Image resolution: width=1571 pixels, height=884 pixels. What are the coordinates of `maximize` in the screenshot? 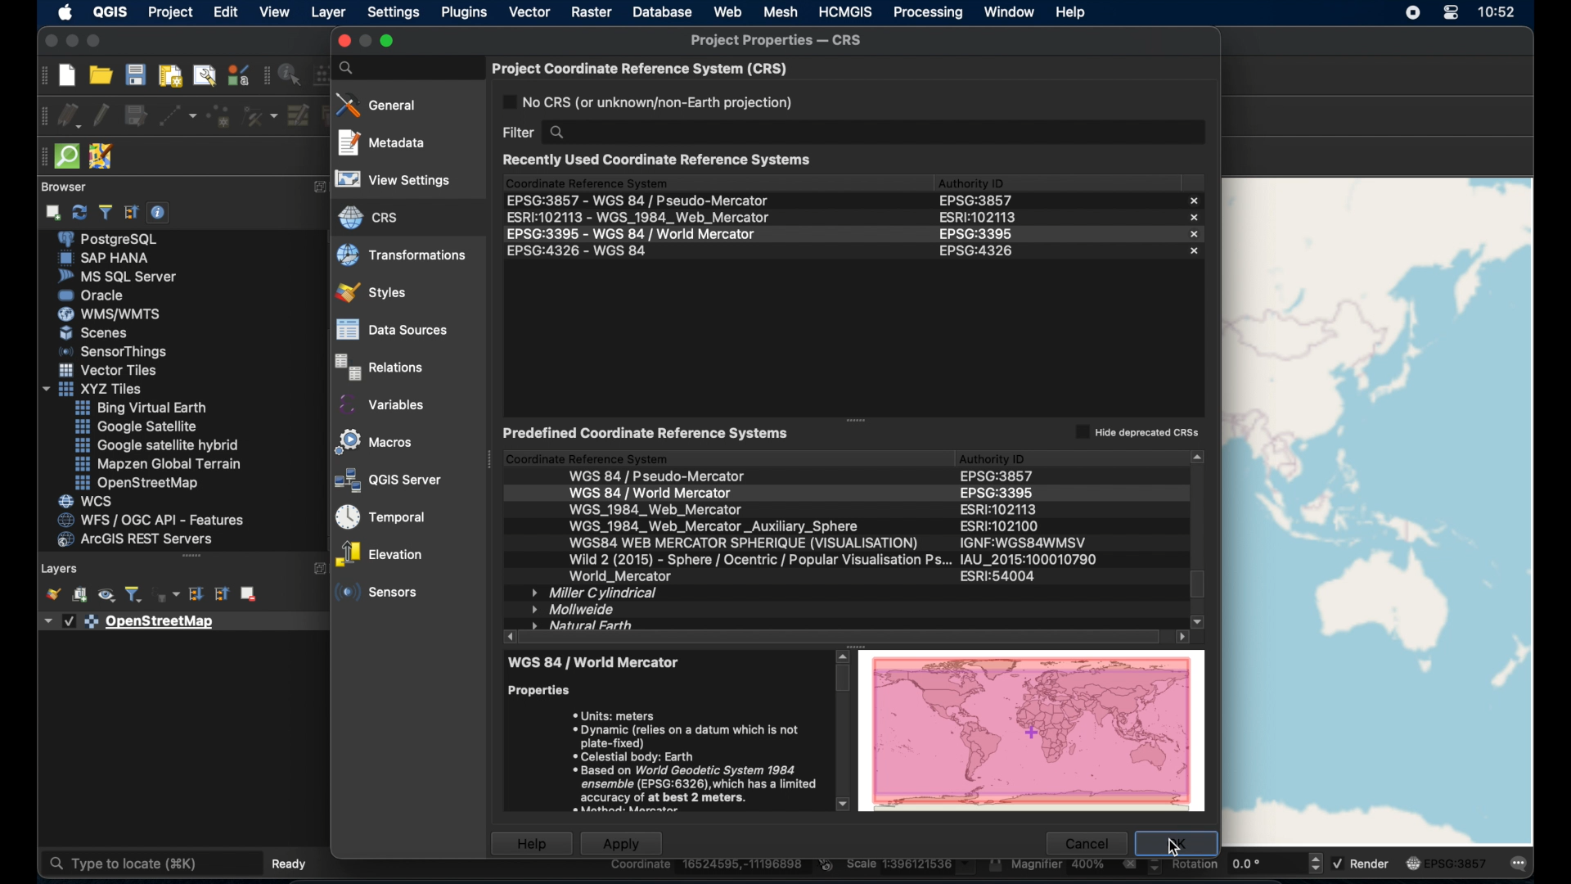 It's located at (96, 40).